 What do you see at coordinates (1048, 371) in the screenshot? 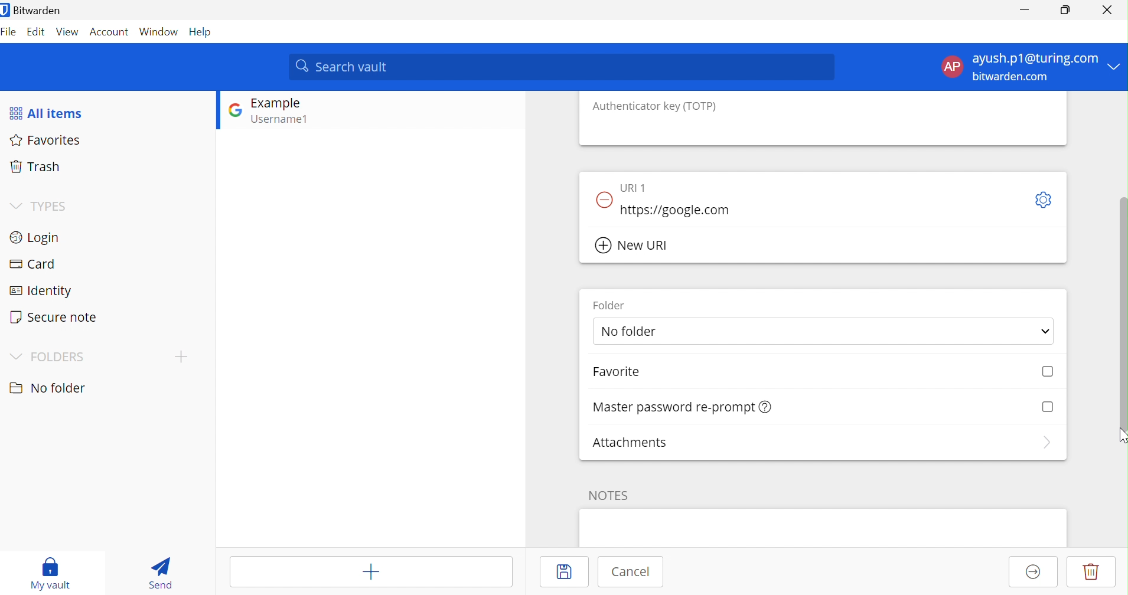
I see `Checkbox` at bounding box center [1048, 371].